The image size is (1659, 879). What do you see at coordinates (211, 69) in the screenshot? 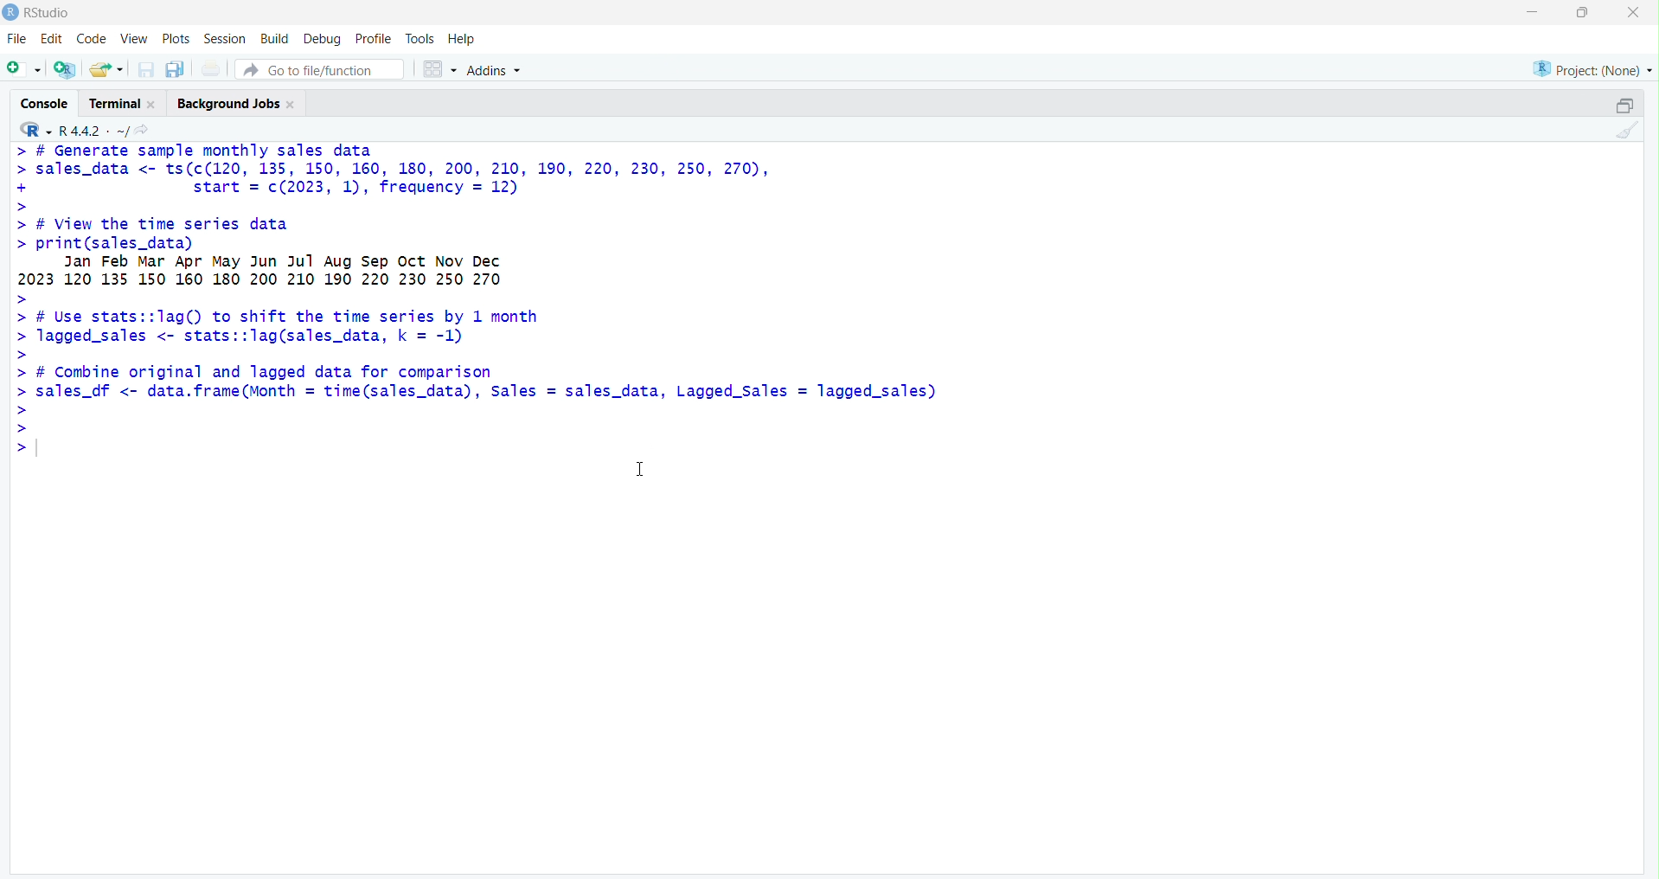
I see `print the current file` at bounding box center [211, 69].